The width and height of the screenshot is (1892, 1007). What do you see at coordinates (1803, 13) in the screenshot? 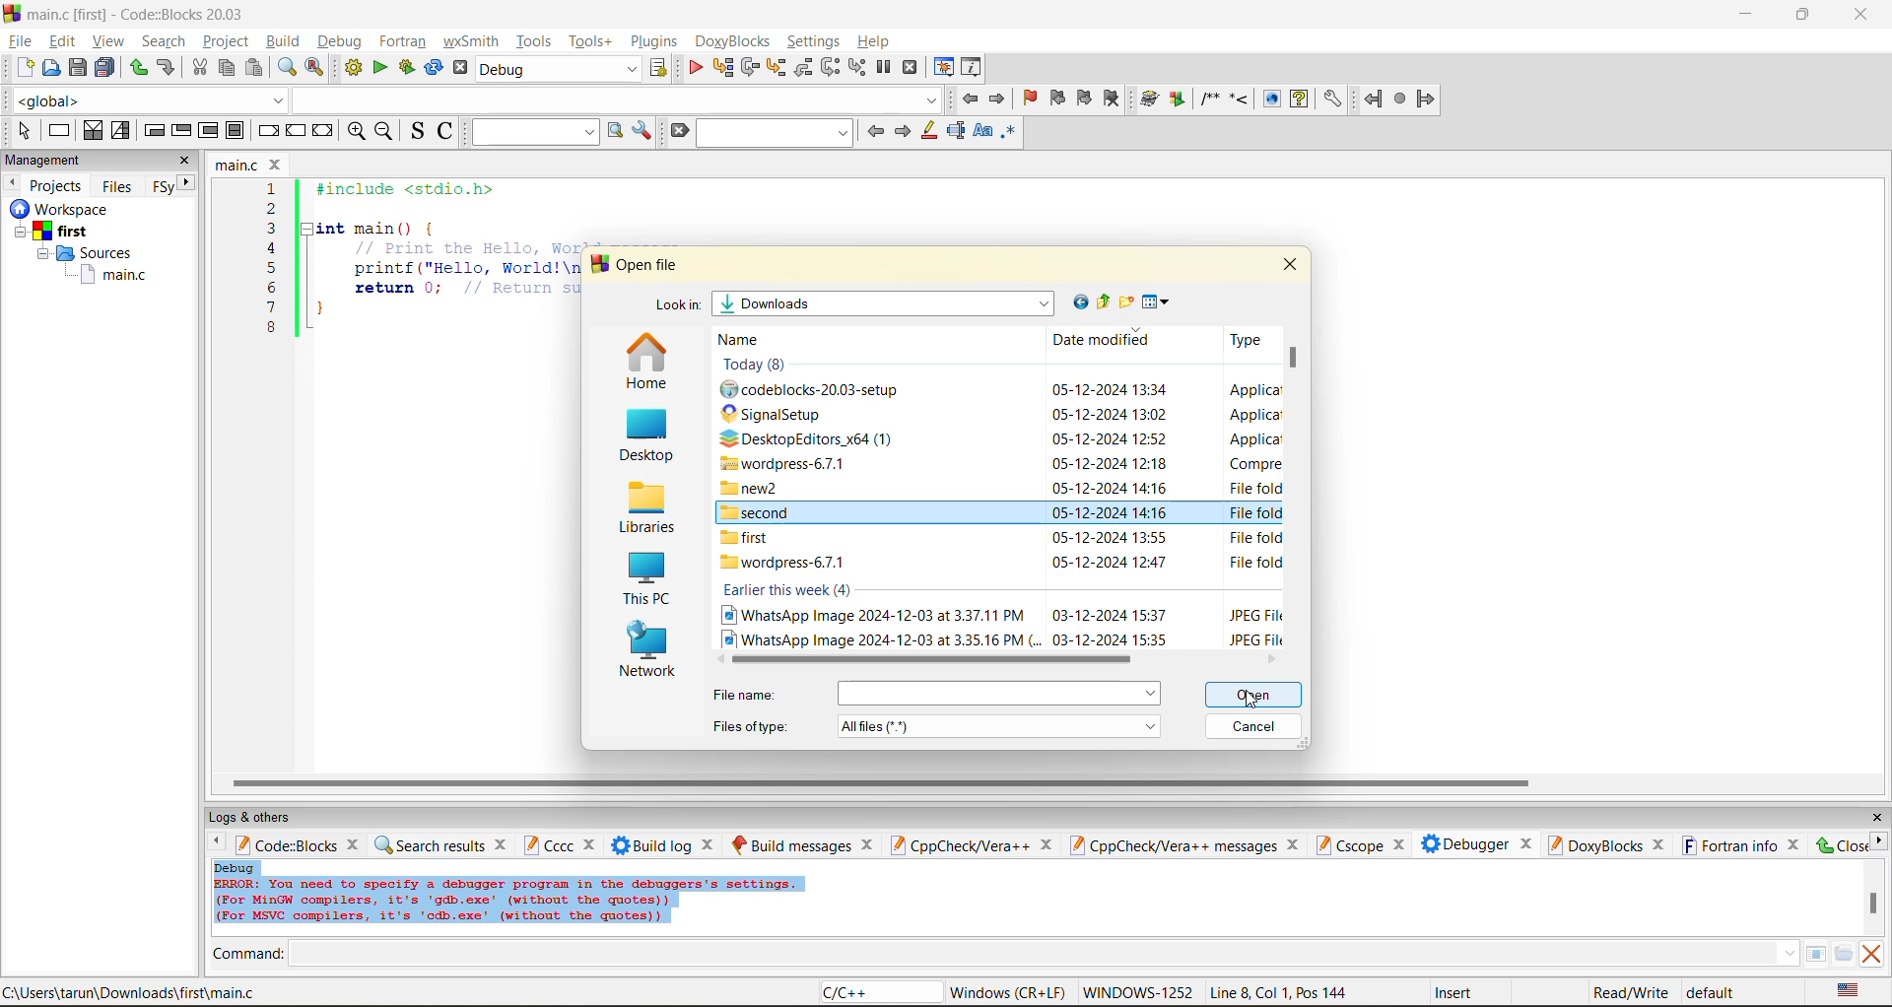
I see `resize` at bounding box center [1803, 13].